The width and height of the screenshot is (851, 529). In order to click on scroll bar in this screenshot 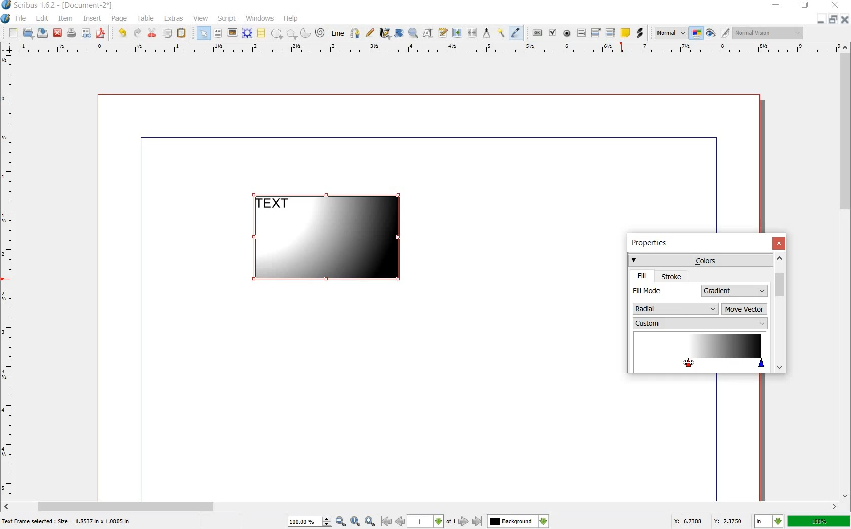, I will do `click(421, 506)`.